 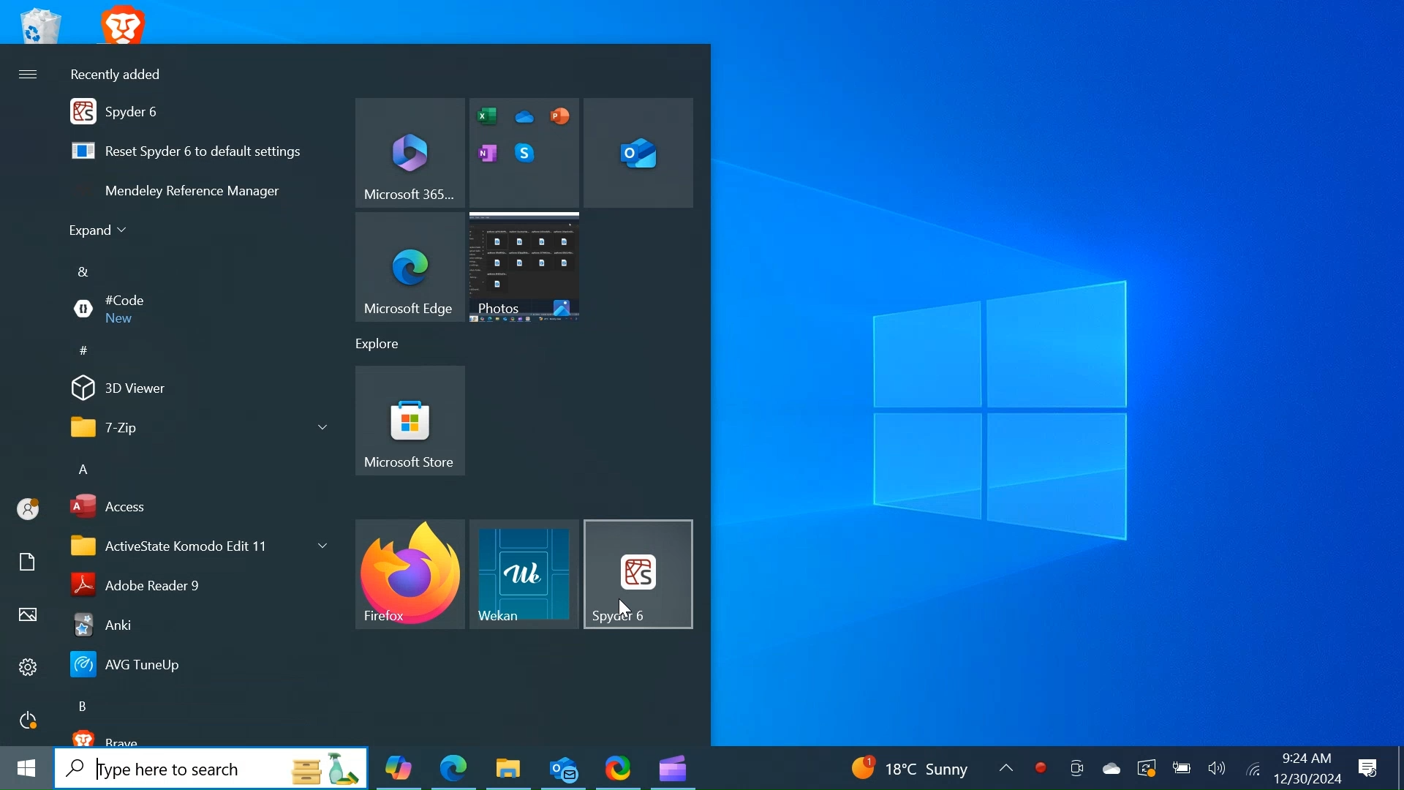 I want to click on Microsoft 365, so click(x=409, y=152).